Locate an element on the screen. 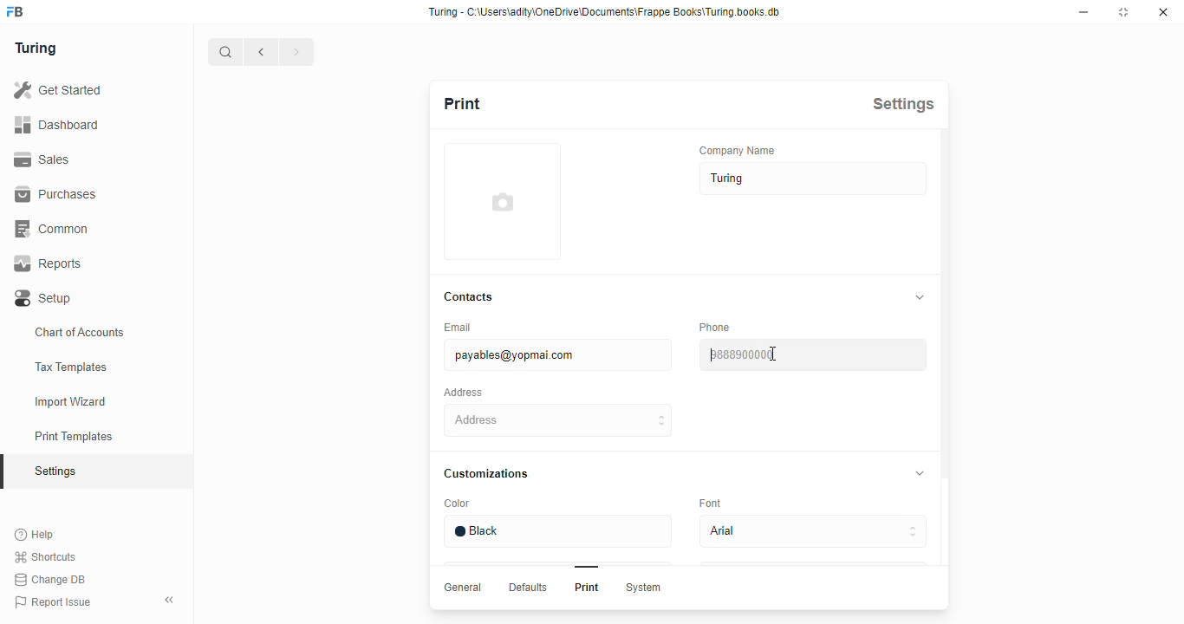 This screenshot has height=624, width=1184. Print Templates is located at coordinates (81, 437).